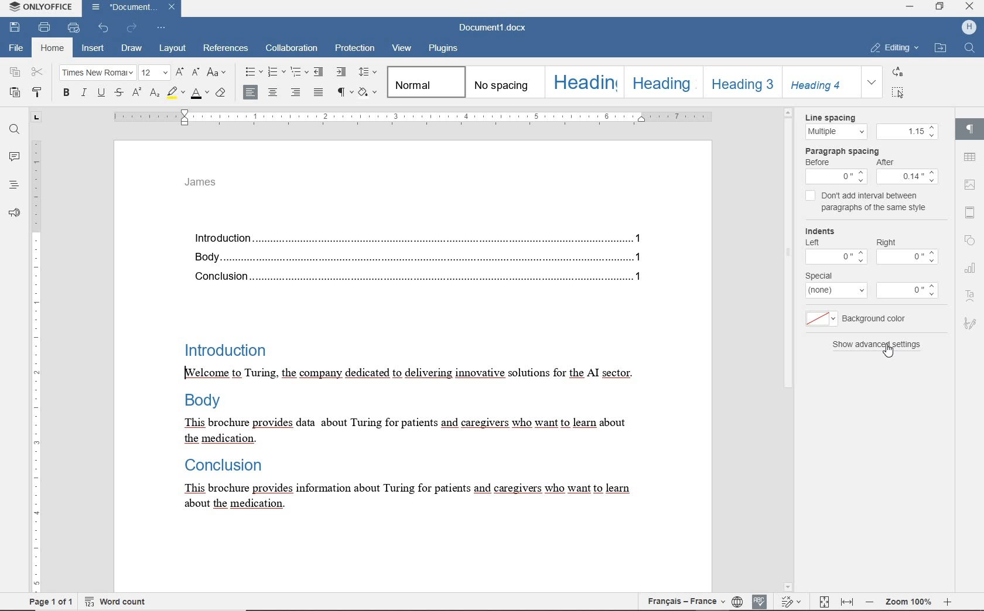 The image size is (984, 611). Describe the element at coordinates (971, 129) in the screenshot. I see `paragraph settings` at that location.